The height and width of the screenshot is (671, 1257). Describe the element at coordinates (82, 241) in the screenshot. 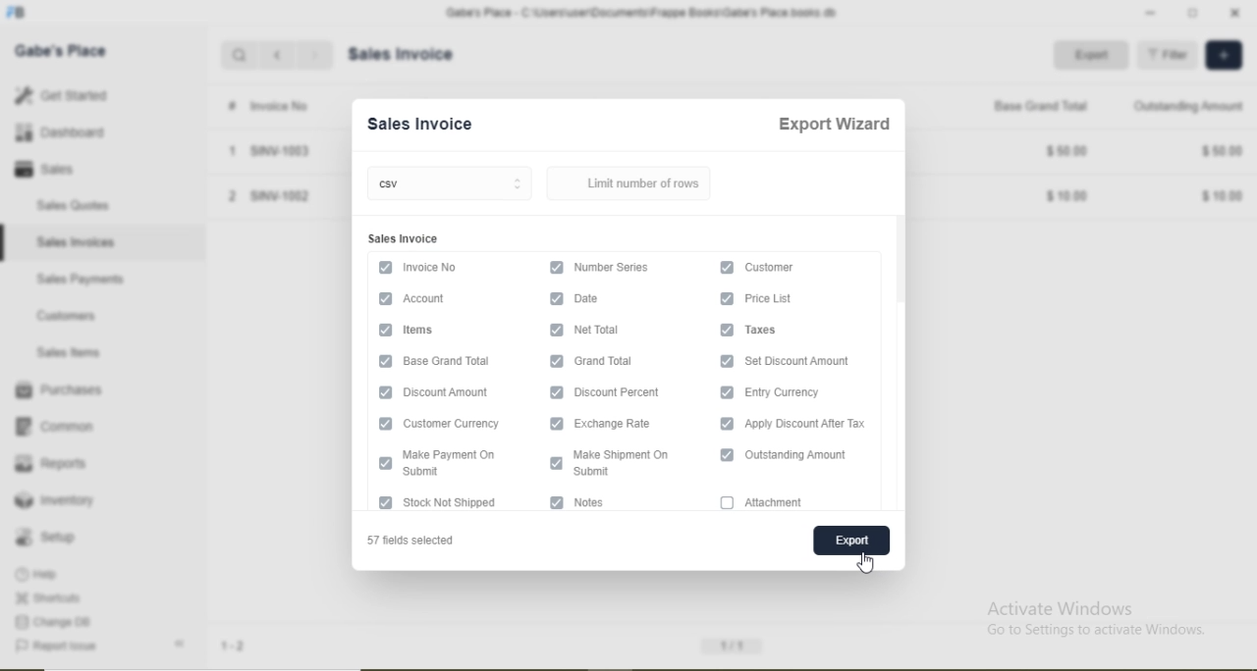

I see `Sales Invoices` at that location.